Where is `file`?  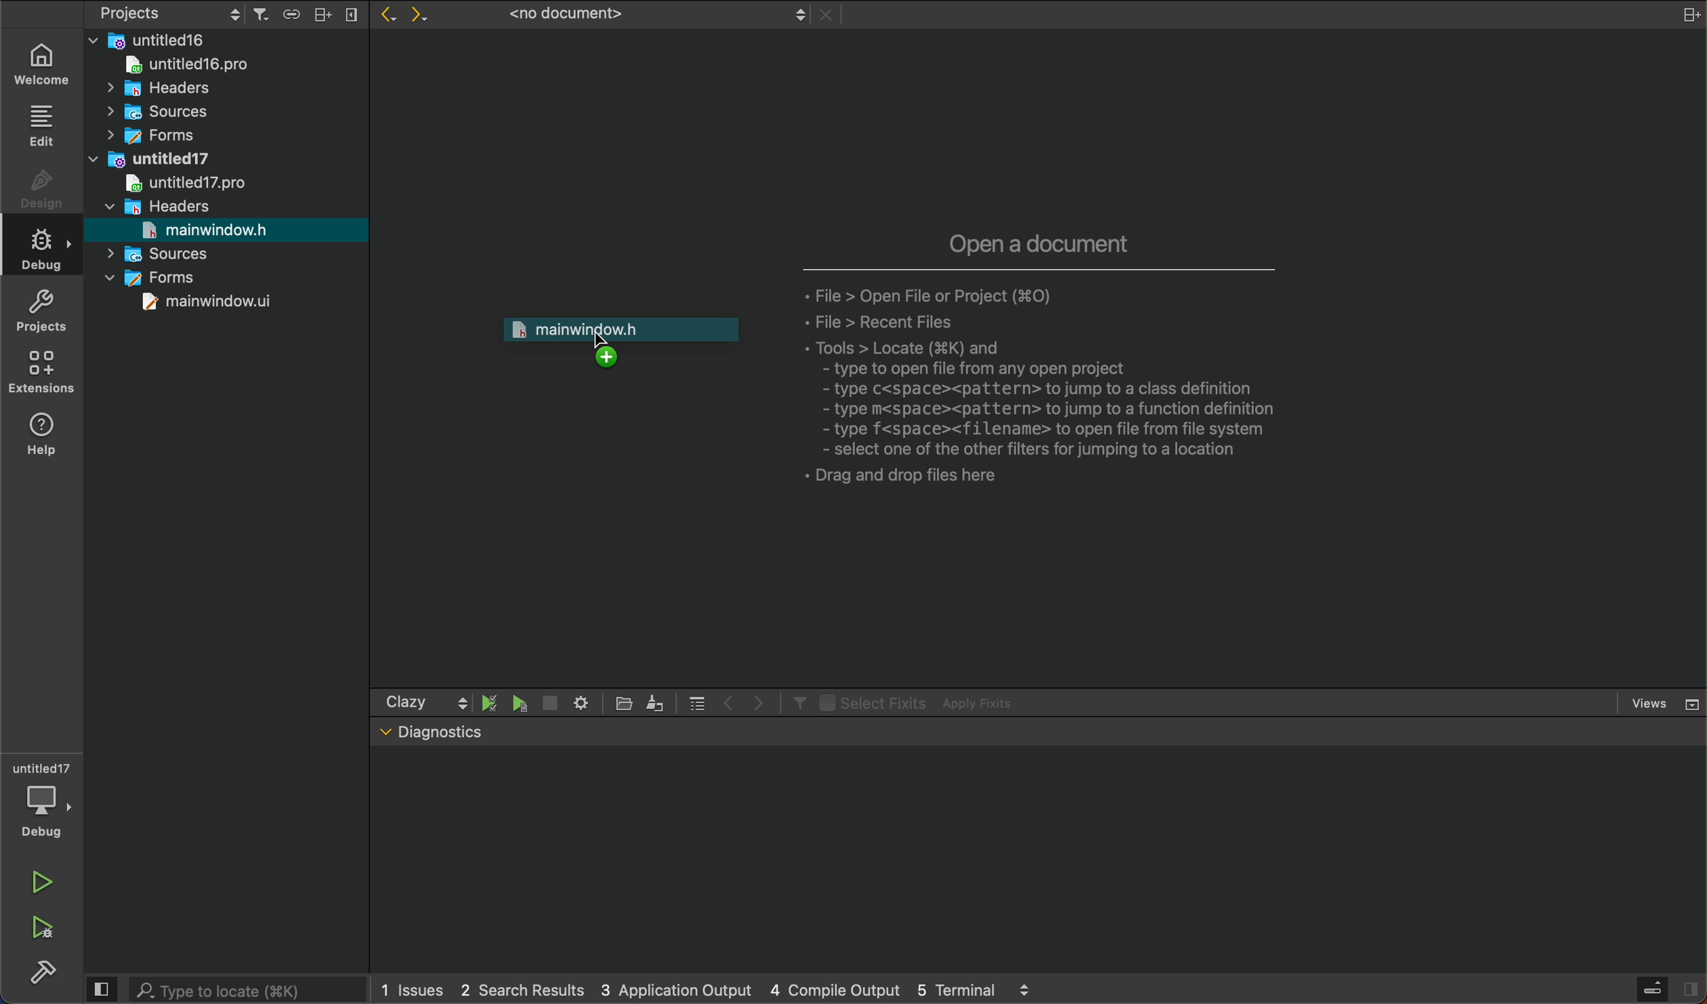
file is located at coordinates (627, 703).